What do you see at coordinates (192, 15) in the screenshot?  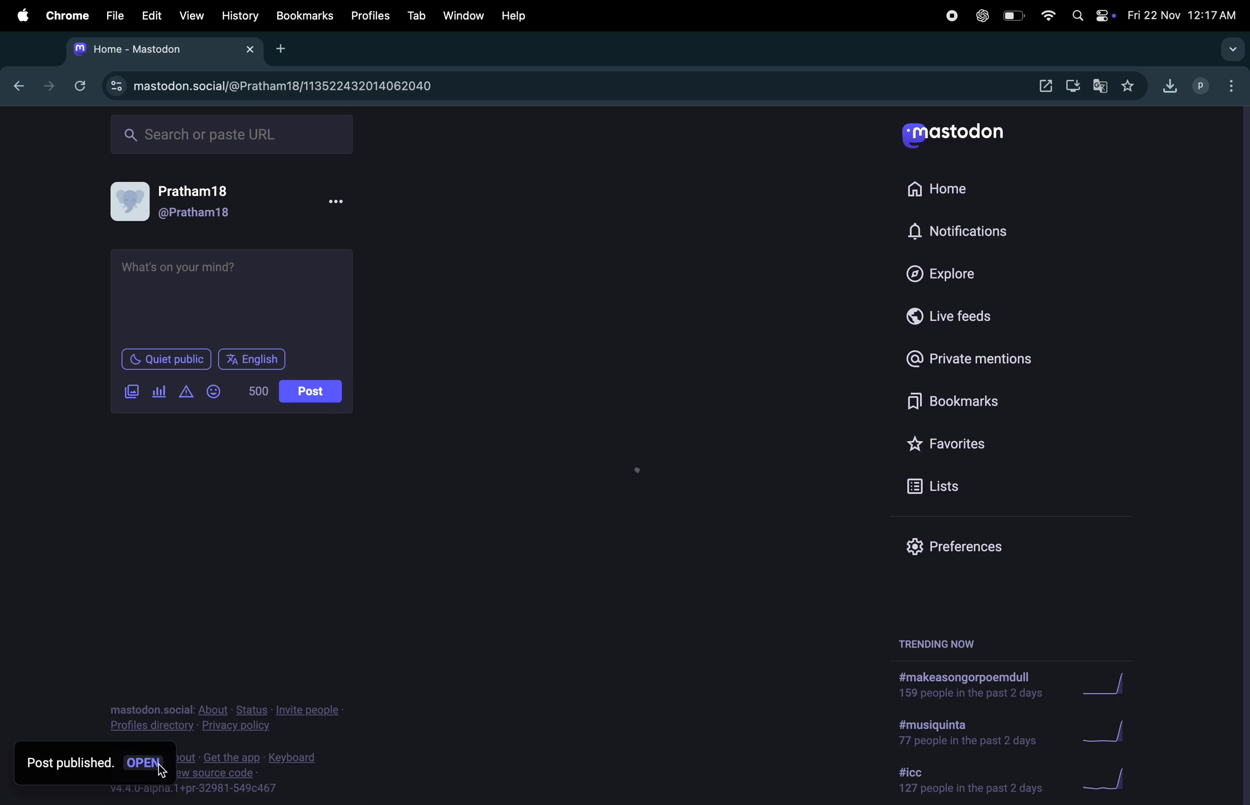 I see `view` at bounding box center [192, 15].